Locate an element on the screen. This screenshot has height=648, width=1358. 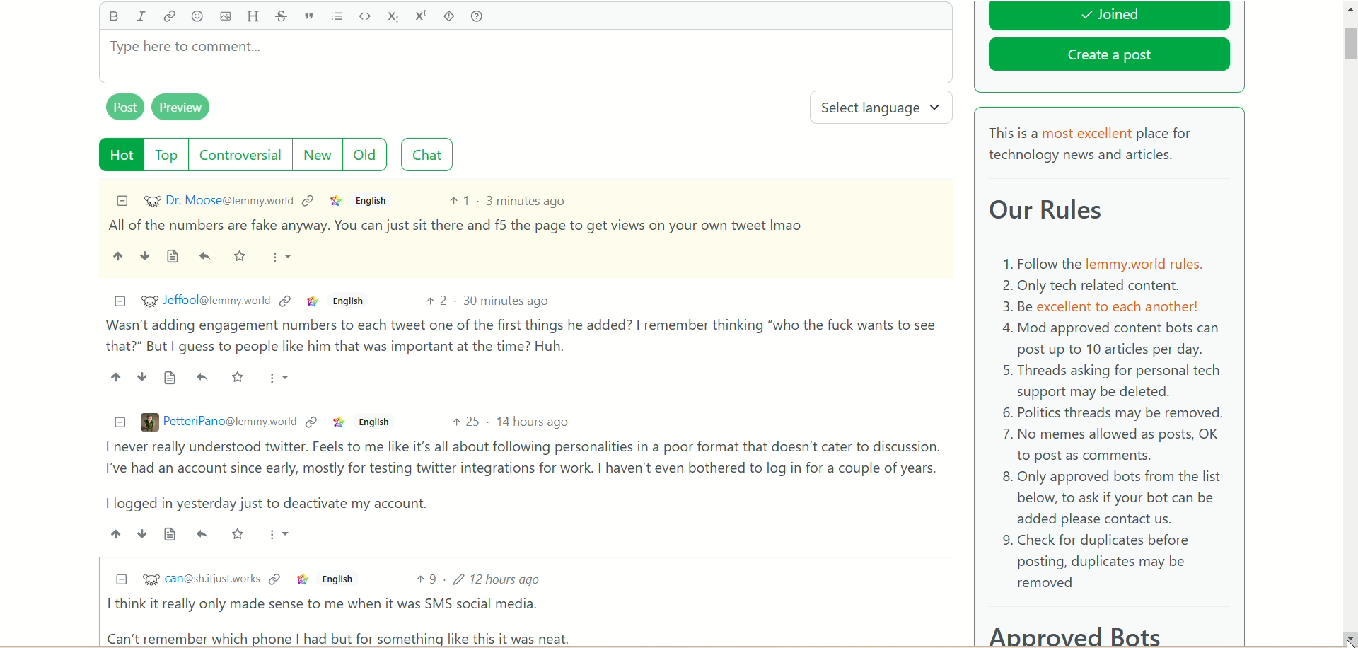
Upvote 25 is located at coordinates (465, 421).